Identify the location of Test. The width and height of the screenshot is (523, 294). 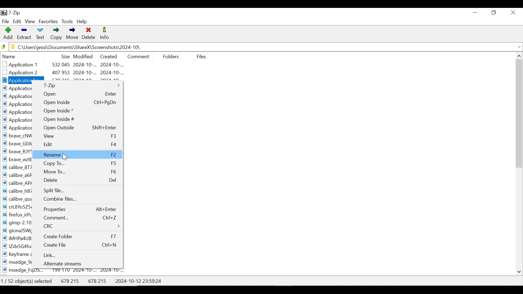
(39, 34).